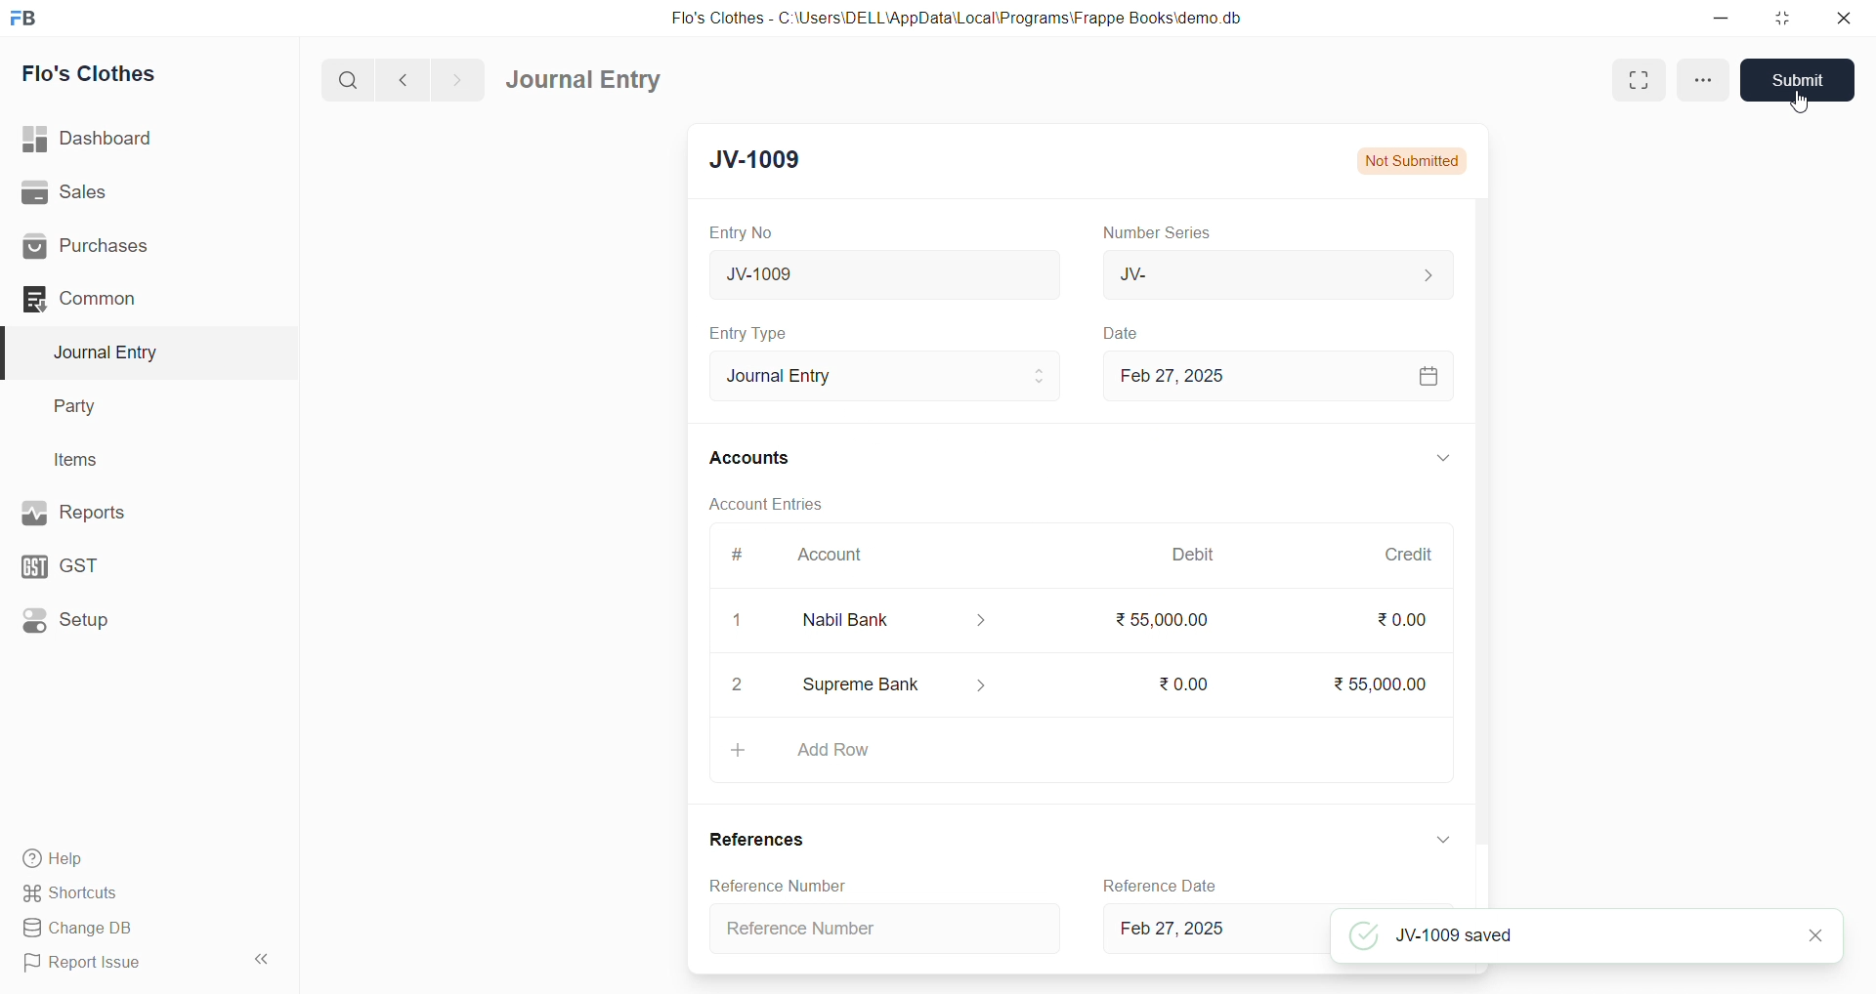 The width and height of the screenshot is (1876, 994). I want to click on VERTICAL SCROLL BAR, so click(1483, 554).